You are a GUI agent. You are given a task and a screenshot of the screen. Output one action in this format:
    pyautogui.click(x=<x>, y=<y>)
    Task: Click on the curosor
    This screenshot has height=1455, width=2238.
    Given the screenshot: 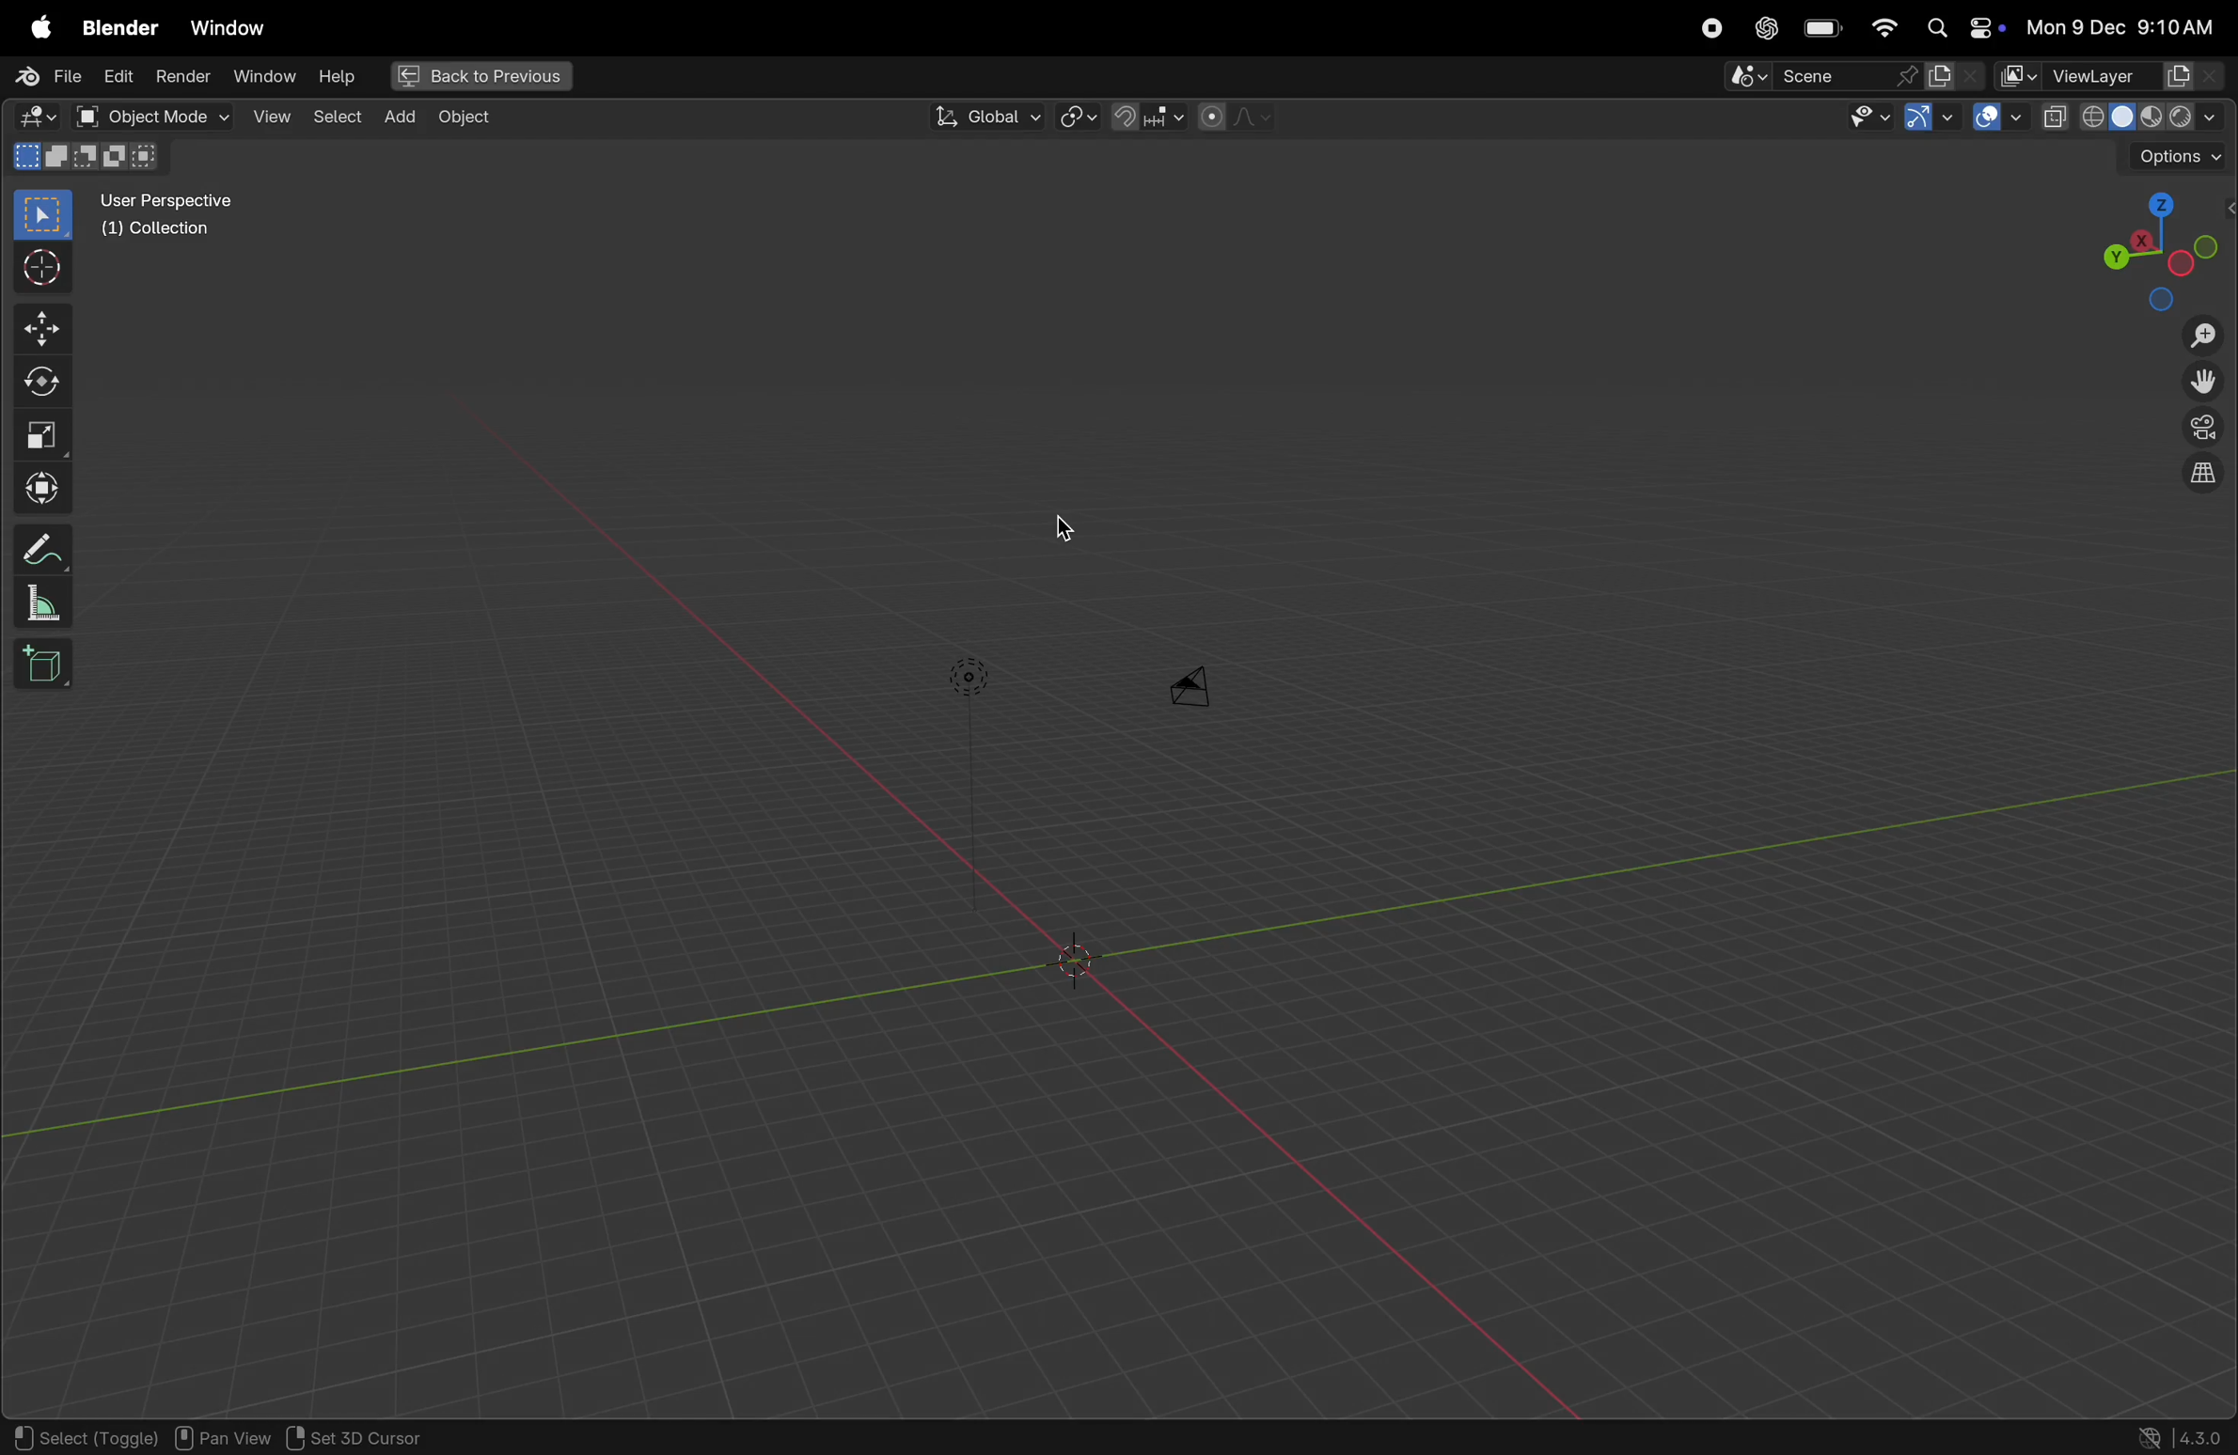 What is the action you would take?
    pyautogui.click(x=48, y=266)
    